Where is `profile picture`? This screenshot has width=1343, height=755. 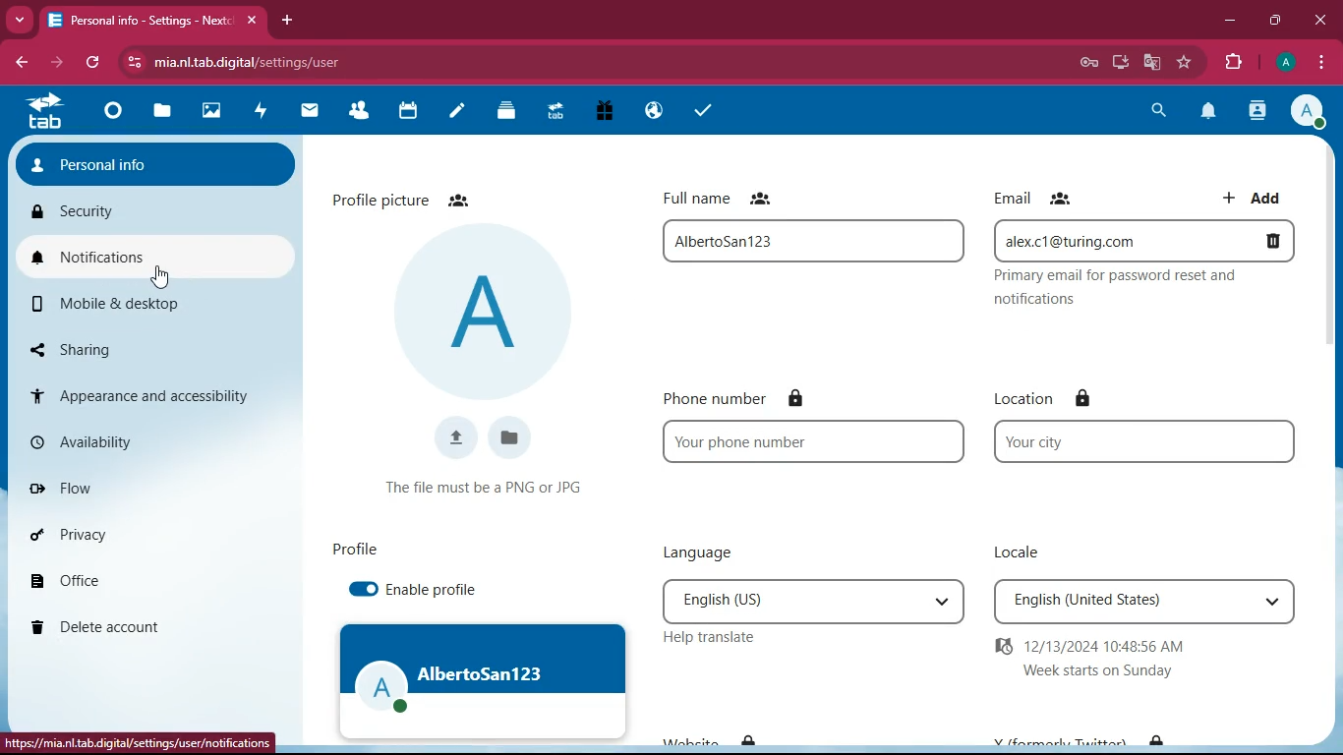
profile picture is located at coordinates (381, 200).